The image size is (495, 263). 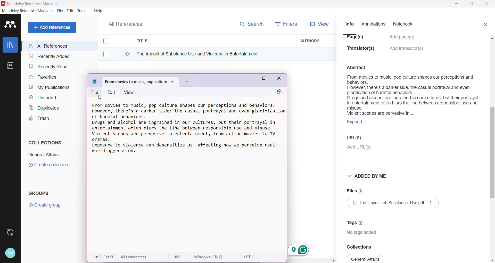 What do you see at coordinates (109, 47) in the screenshot?
I see `Click to select item(s)` at bounding box center [109, 47].